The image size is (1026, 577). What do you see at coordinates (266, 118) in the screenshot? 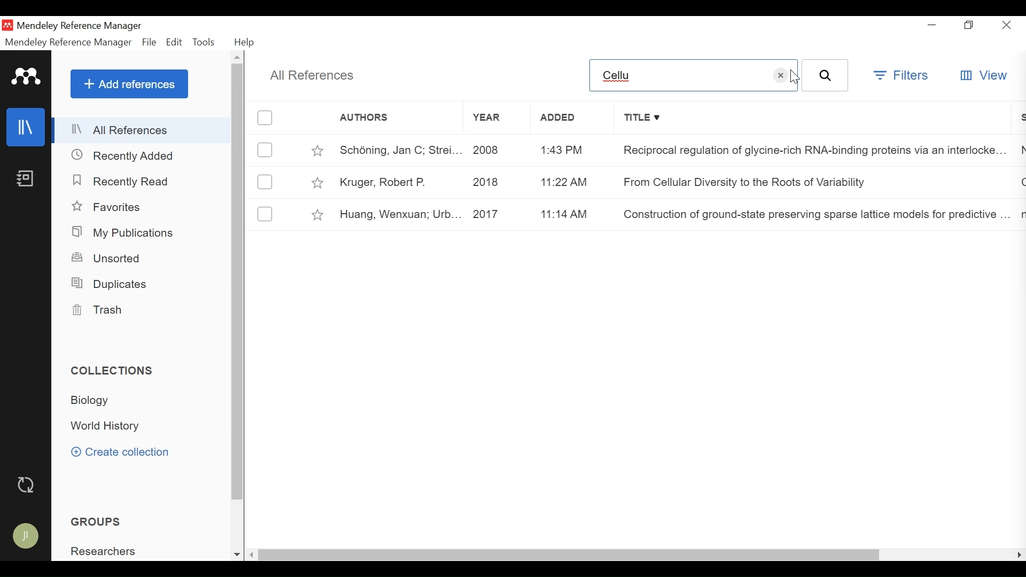
I see `(un)select` at bounding box center [266, 118].